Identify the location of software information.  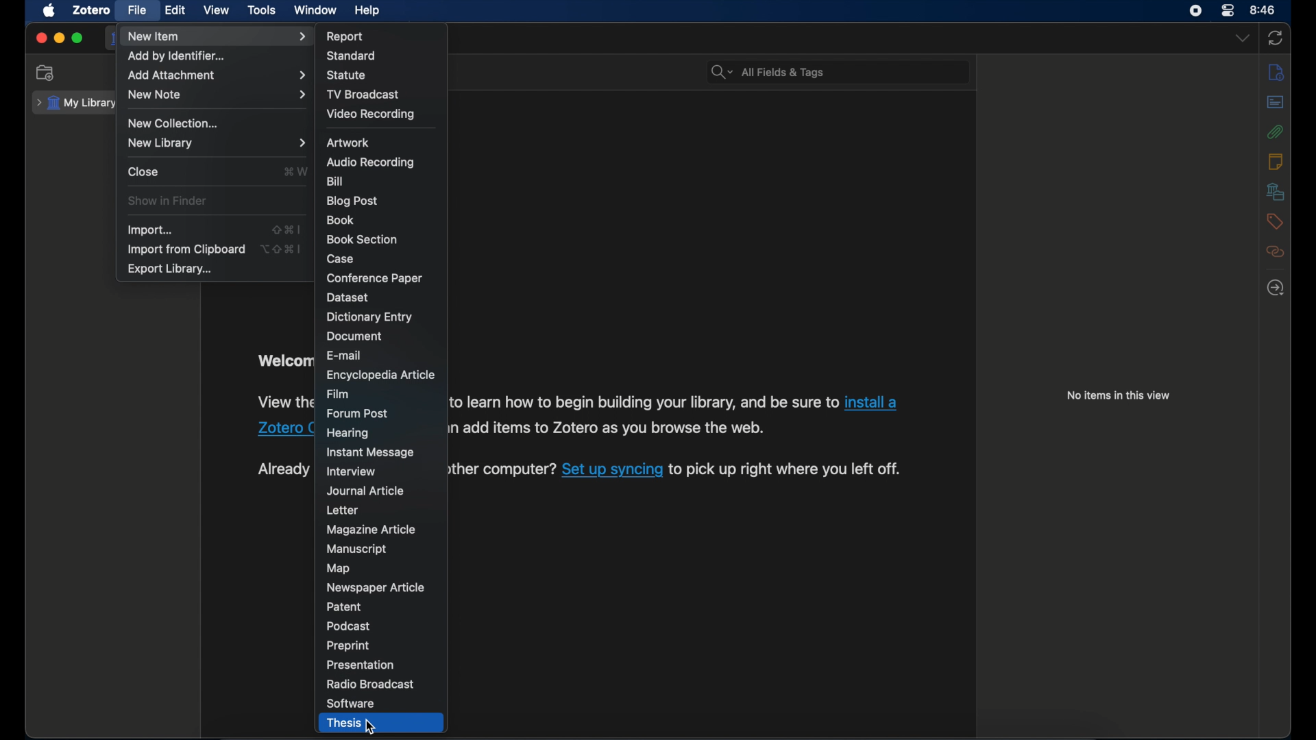
(787, 470).